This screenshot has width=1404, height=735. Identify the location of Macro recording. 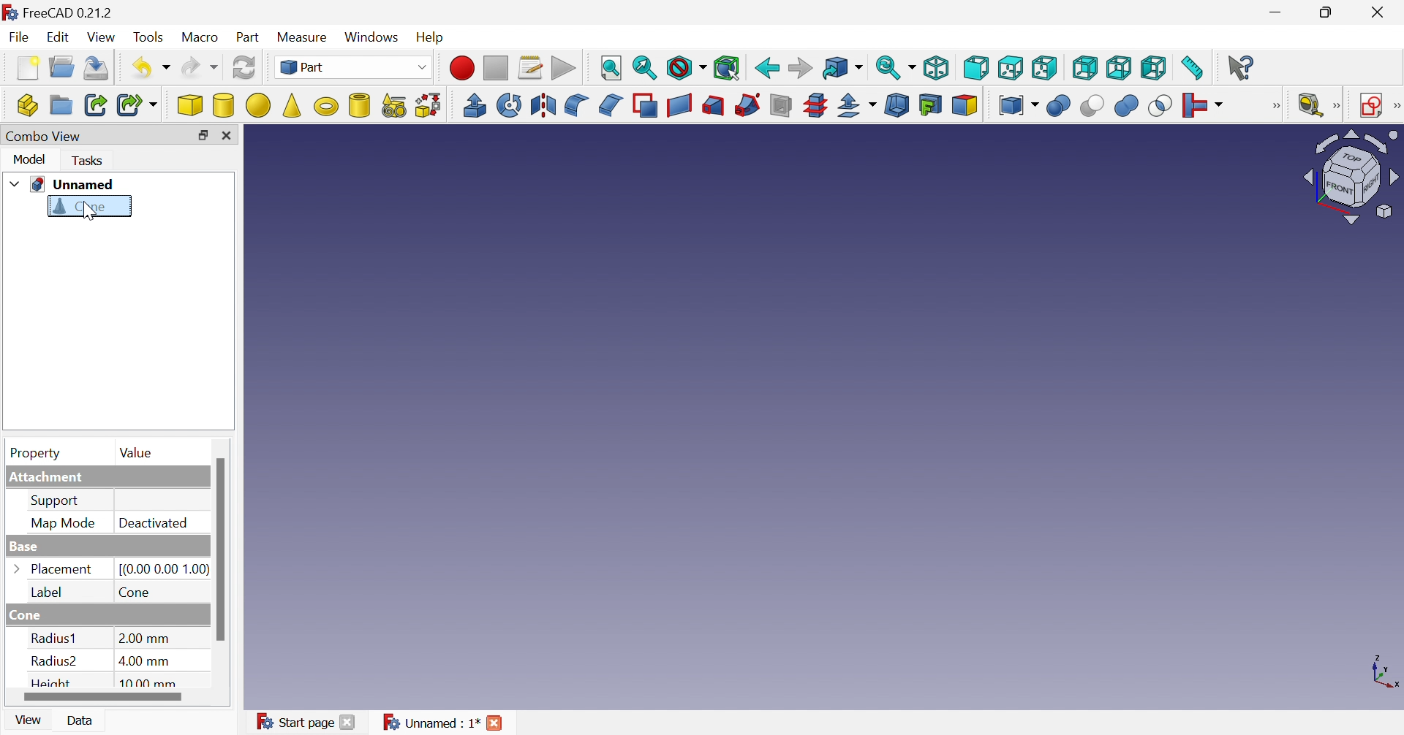
(462, 68).